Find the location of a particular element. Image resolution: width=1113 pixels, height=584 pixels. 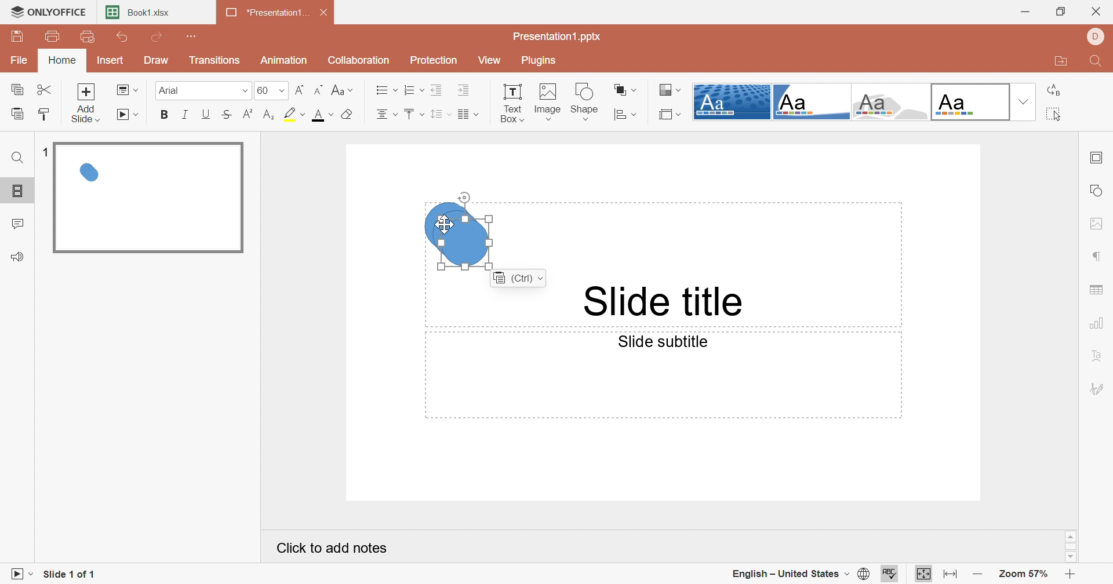

Change case is located at coordinates (343, 89).